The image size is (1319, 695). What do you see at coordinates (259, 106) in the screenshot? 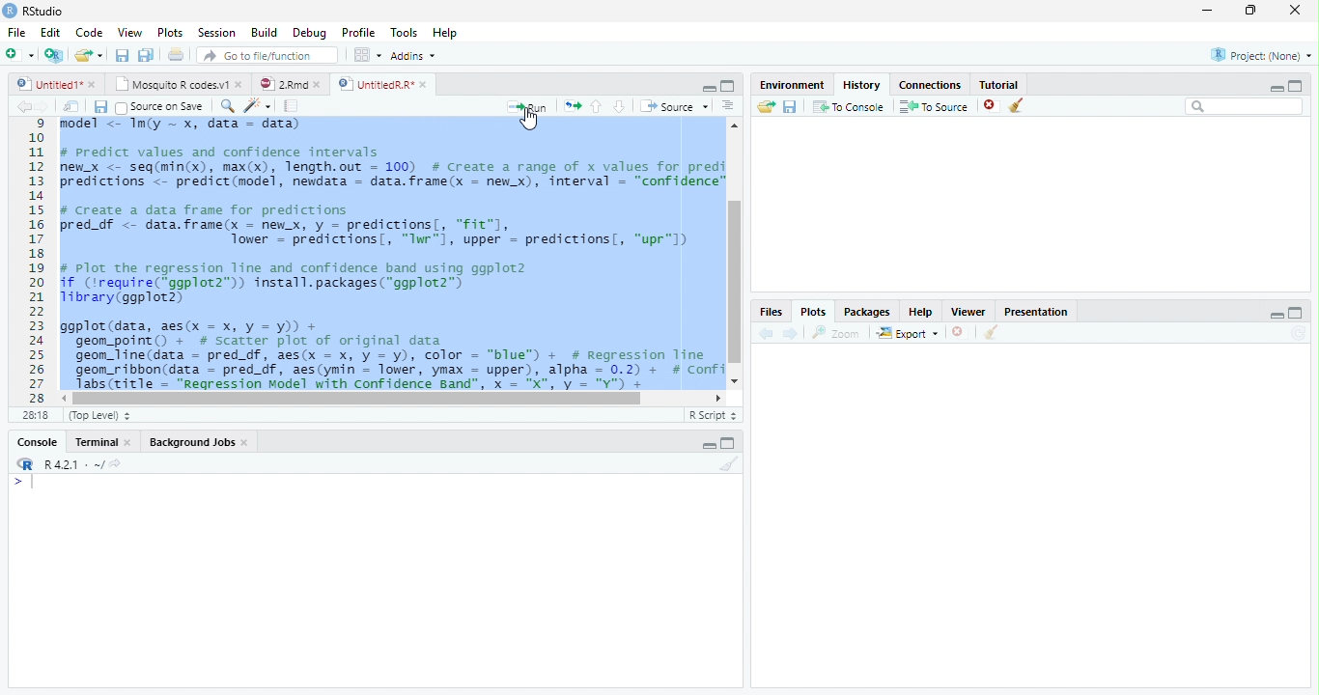
I see `Code ` at bounding box center [259, 106].